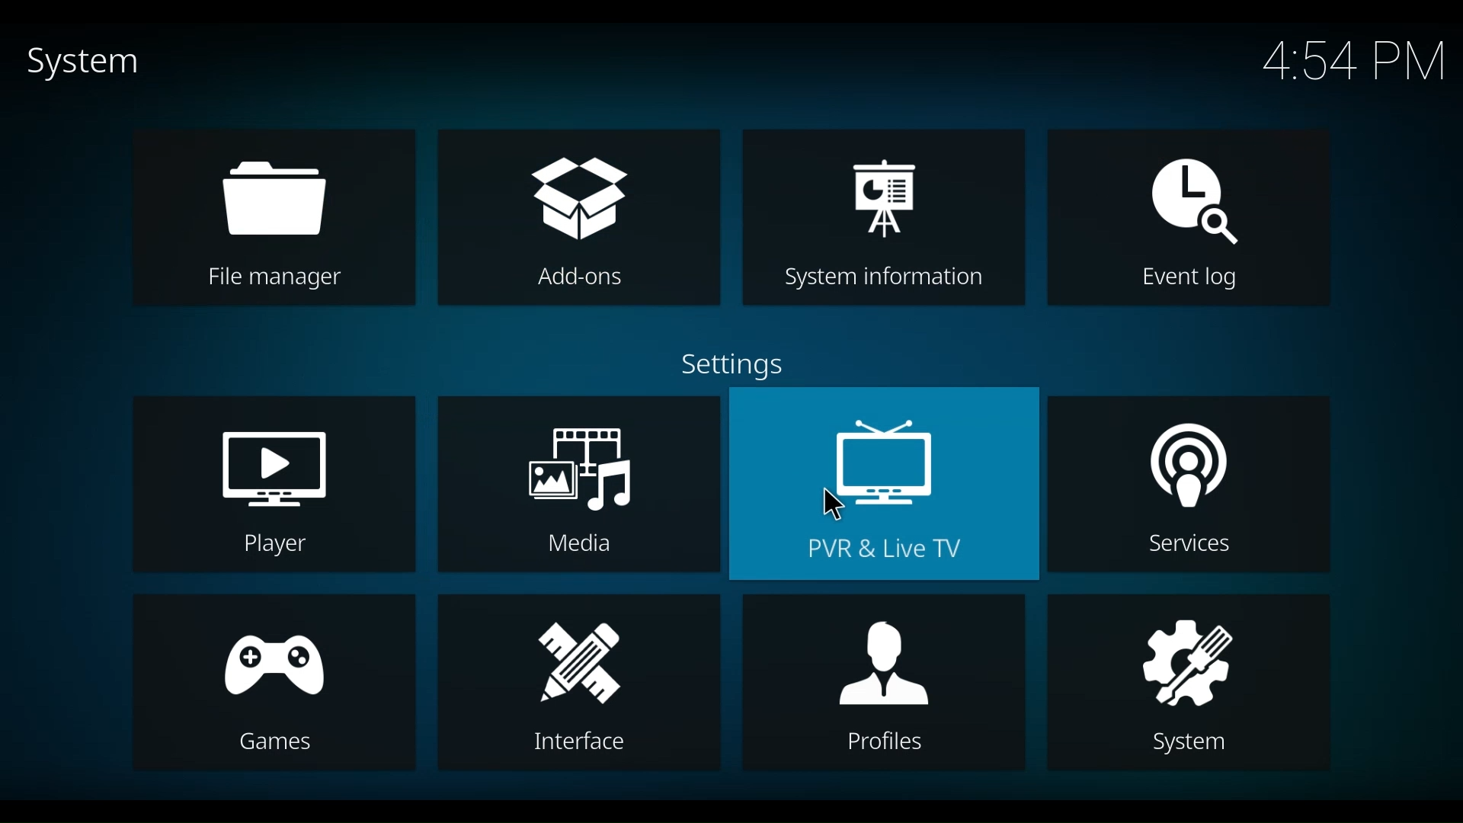  What do you see at coordinates (75, 62) in the screenshot?
I see `System` at bounding box center [75, 62].